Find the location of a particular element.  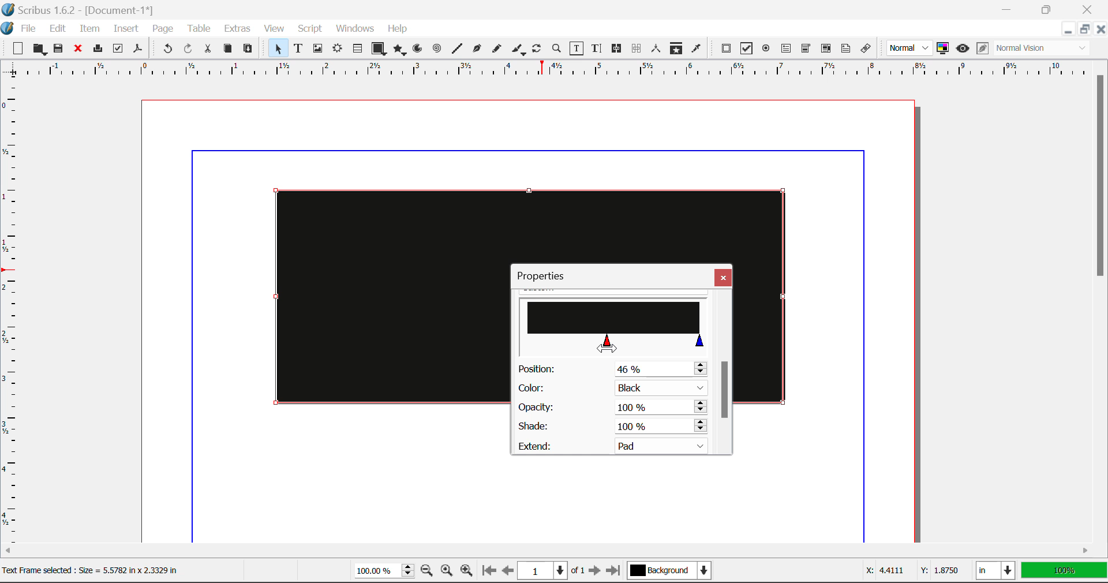

Zoom is located at coordinates (557, 48).